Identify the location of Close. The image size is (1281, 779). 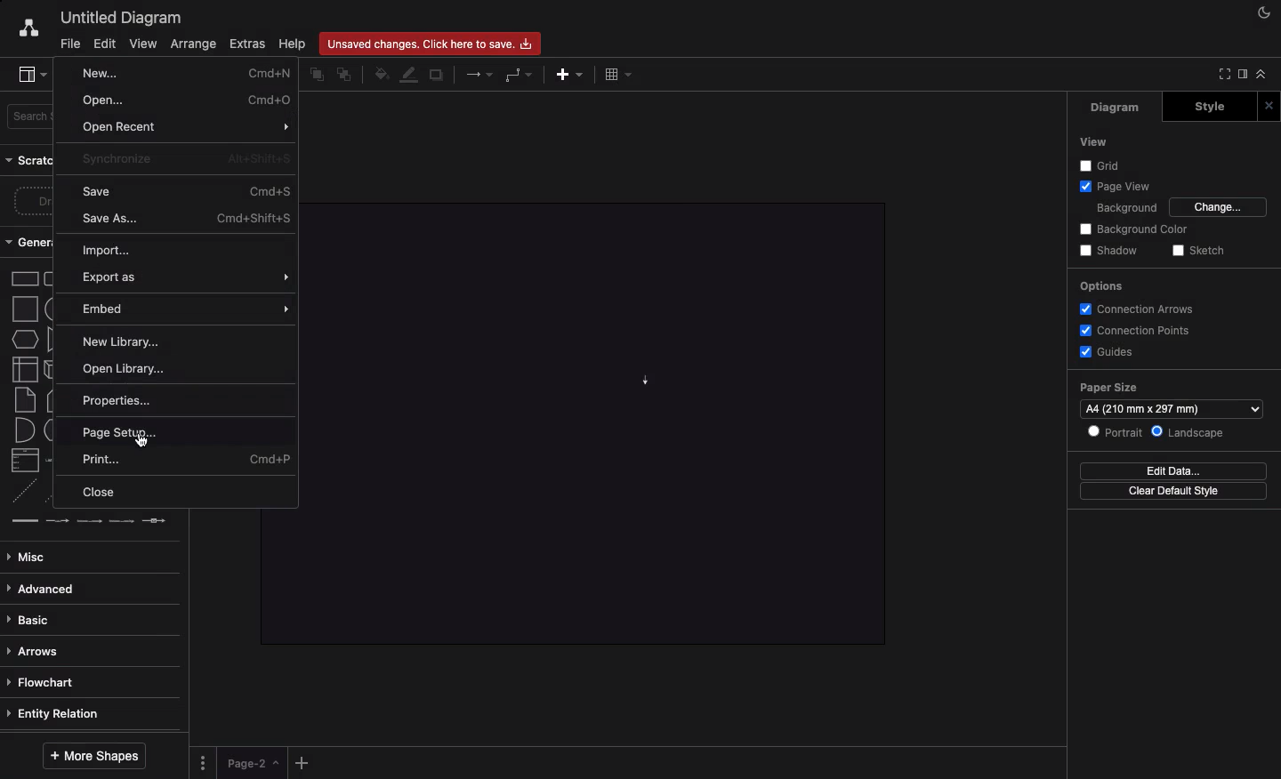
(105, 494).